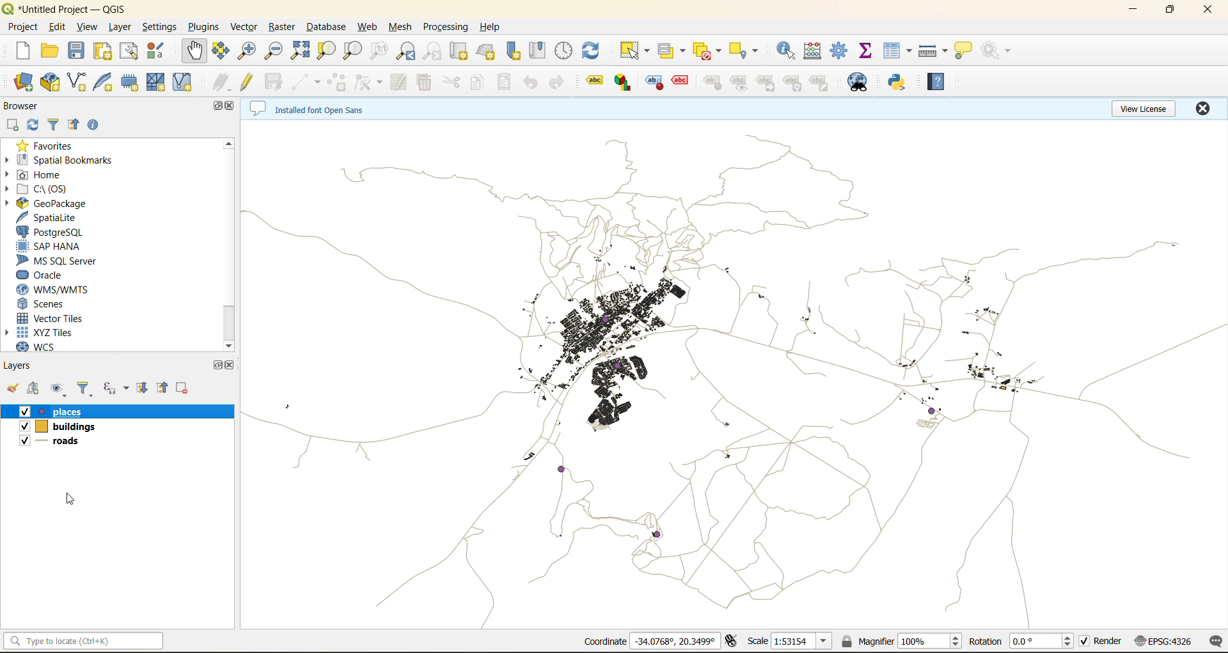 The height and width of the screenshot is (653, 1228). What do you see at coordinates (72, 411) in the screenshot?
I see `layers` at bounding box center [72, 411].